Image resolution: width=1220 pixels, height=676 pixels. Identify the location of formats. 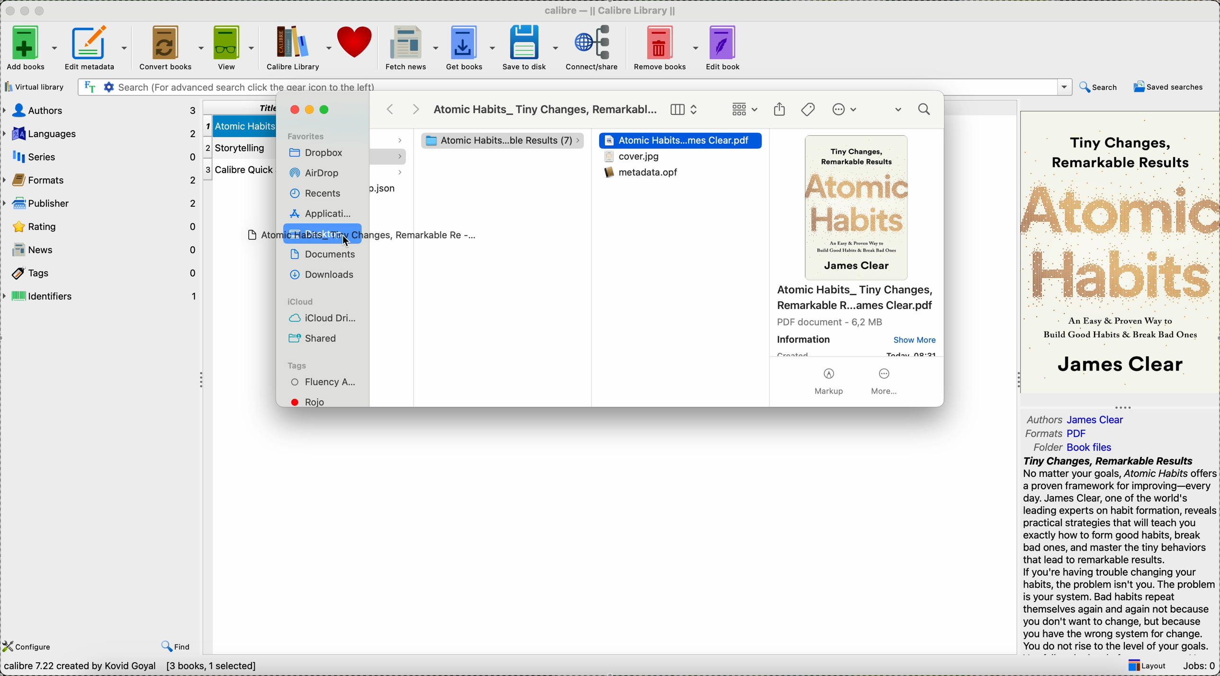
(1059, 434).